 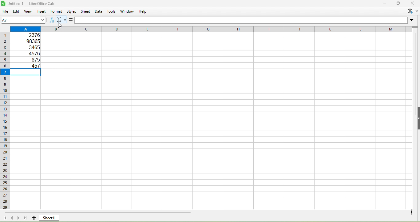 I want to click on Show, so click(x=418, y=118).